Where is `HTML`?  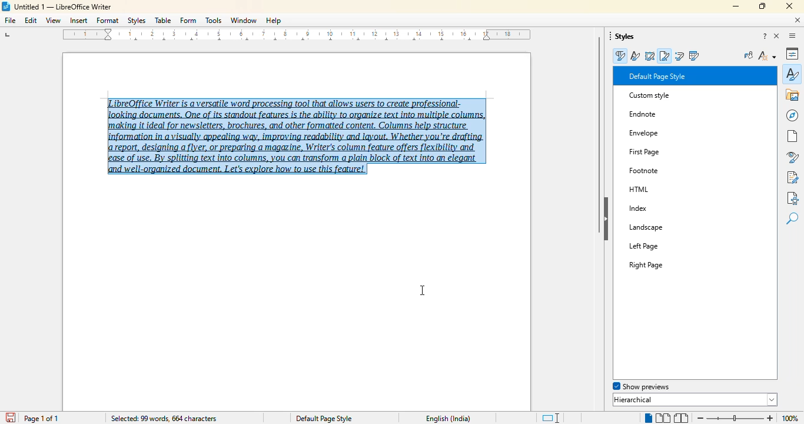 HTML is located at coordinates (652, 168).